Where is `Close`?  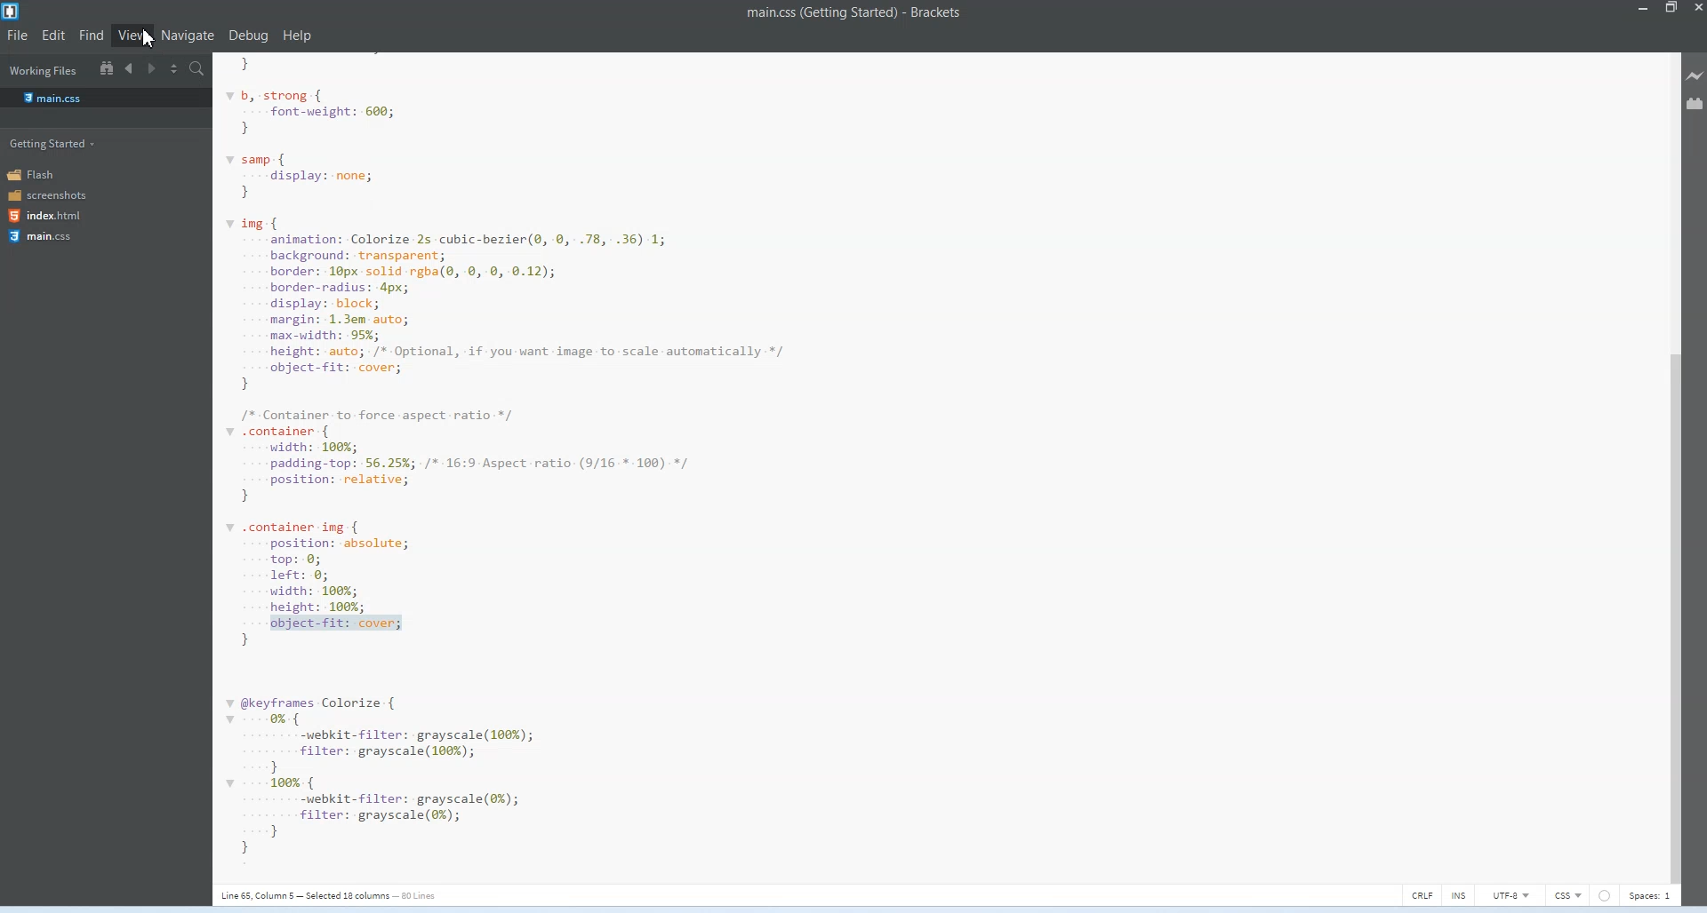 Close is located at coordinates (1696, 10).